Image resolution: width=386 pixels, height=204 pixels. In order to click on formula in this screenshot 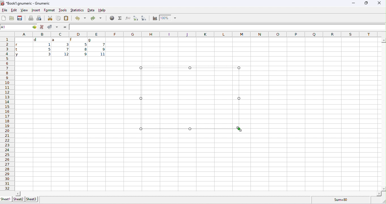, I will do `click(340, 200)`.